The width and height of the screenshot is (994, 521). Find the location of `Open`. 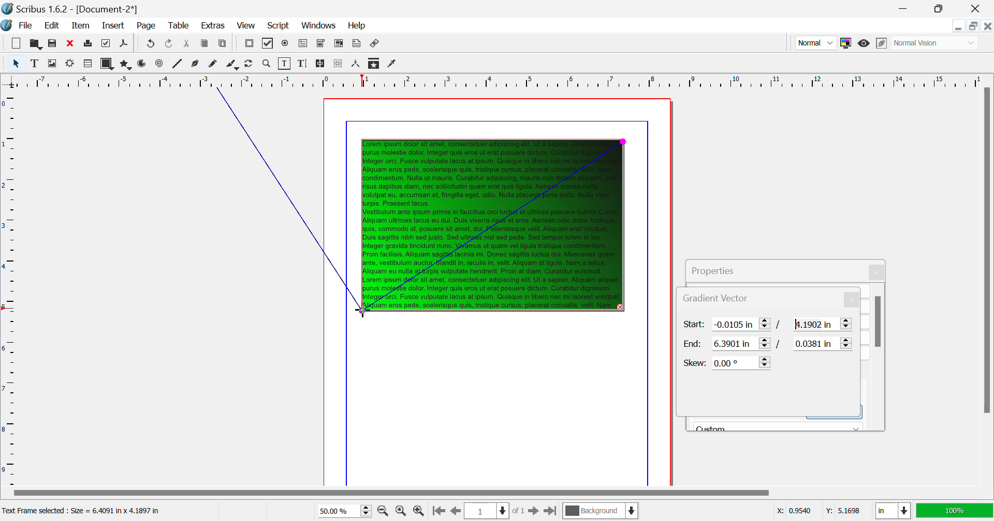

Open is located at coordinates (35, 43).